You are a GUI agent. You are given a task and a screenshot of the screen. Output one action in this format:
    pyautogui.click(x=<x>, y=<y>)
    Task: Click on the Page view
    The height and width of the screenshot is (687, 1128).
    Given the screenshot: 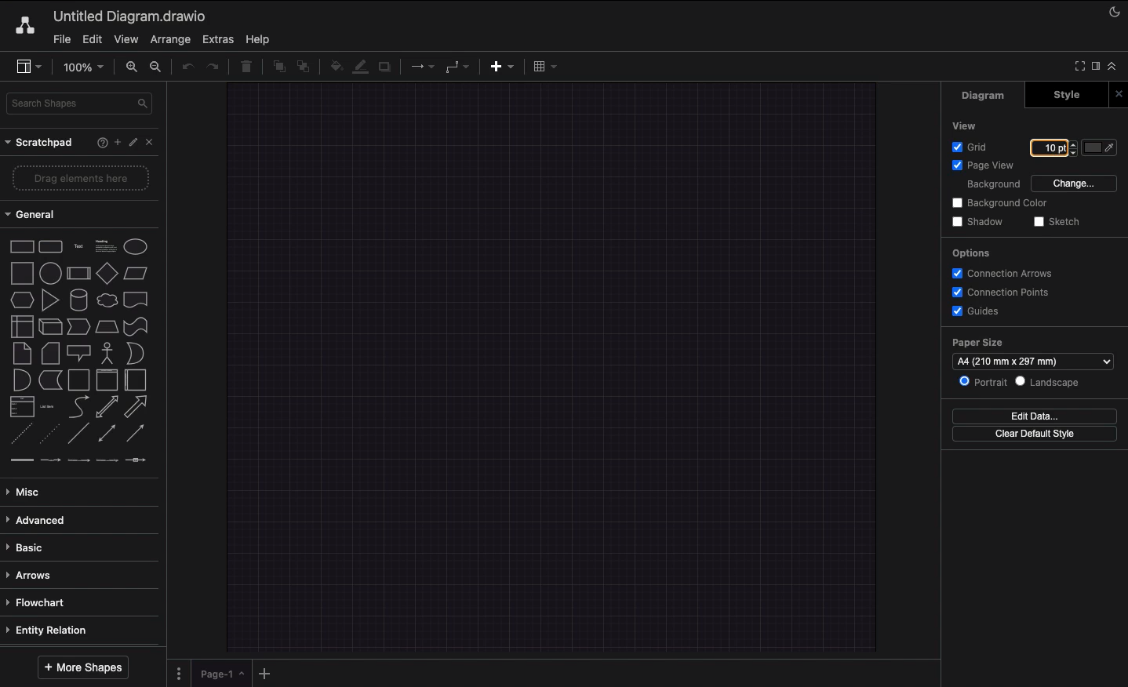 What is the action you would take?
    pyautogui.click(x=984, y=166)
    